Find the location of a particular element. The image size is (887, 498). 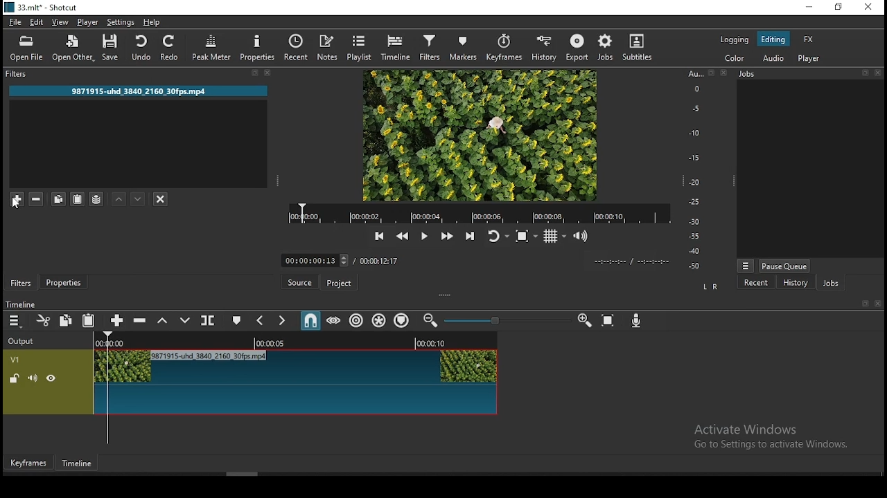

timeline is located at coordinates (77, 465).